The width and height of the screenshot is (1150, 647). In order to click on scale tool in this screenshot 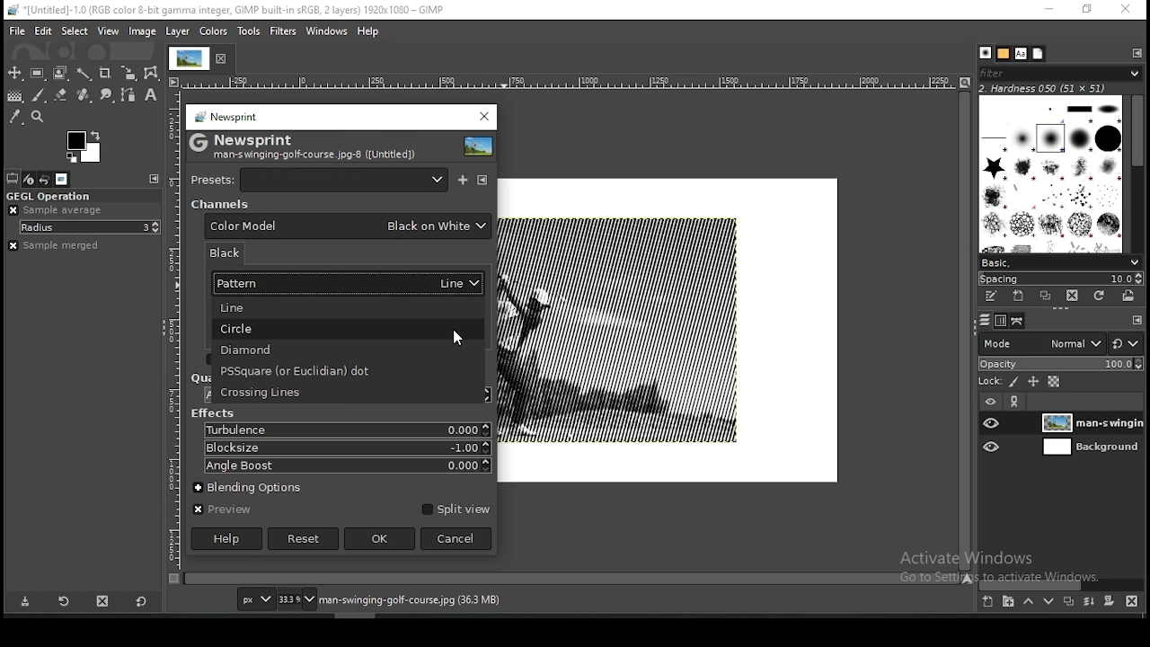, I will do `click(129, 74)`.